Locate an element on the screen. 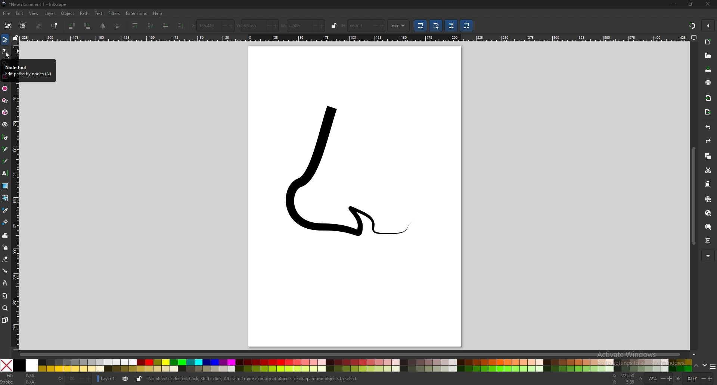 This screenshot has width=717, height=385. star and polygon is located at coordinates (5, 101).